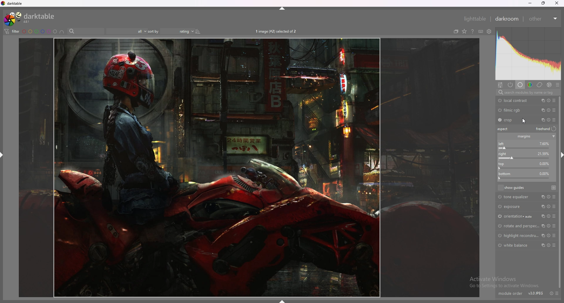 The height and width of the screenshot is (303, 564). What do you see at coordinates (554, 100) in the screenshot?
I see `presets` at bounding box center [554, 100].